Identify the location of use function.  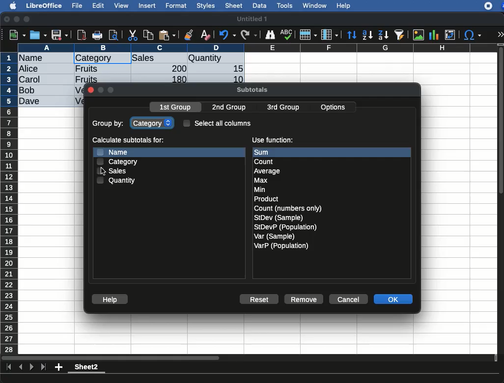
(272, 140).